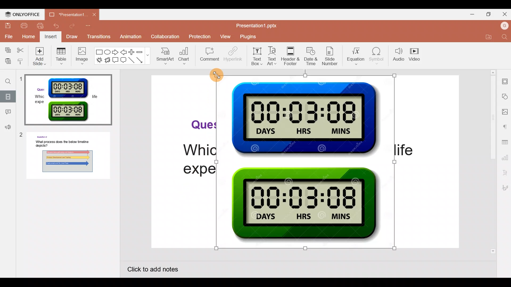 The width and height of the screenshot is (511, 287). What do you see at coordinates (505, 127) in the screenshot?
I see `Paragraph settings` at bounding box center [505, 127].